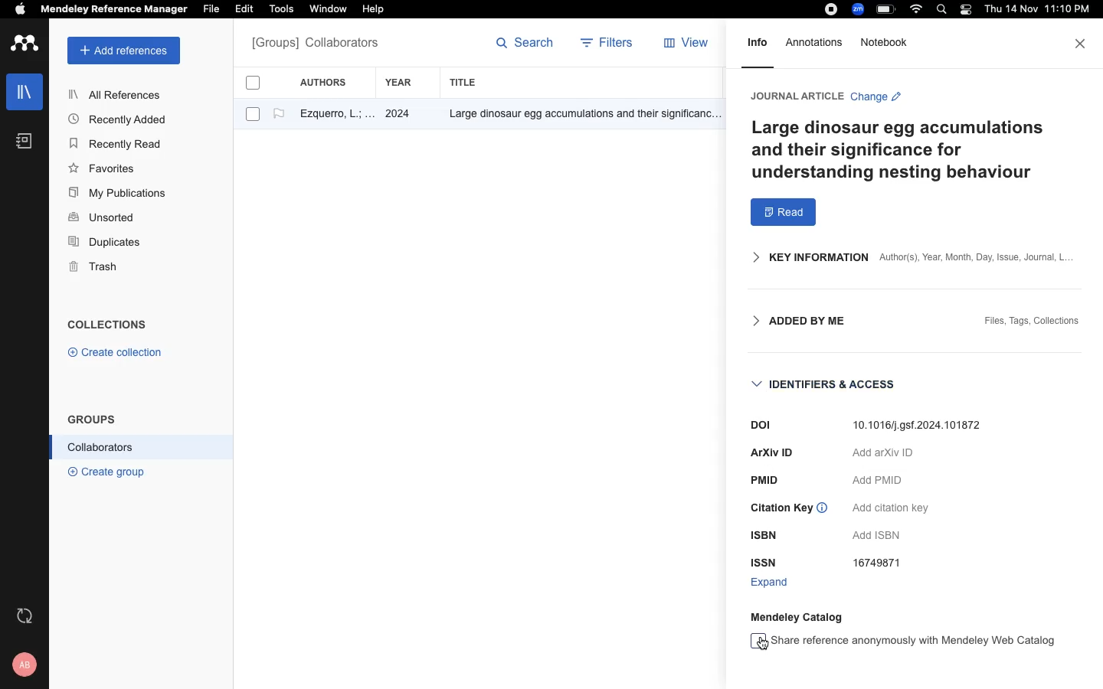 The height and width of the screenshot is (689, 1103). I want to click on 16749871, so click(882, 565).